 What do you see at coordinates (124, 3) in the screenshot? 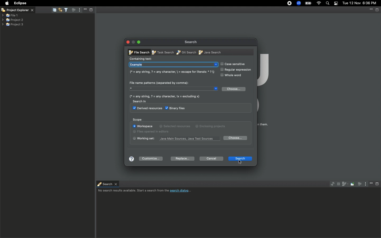
I see `Window` at bounding box center [124, 3].